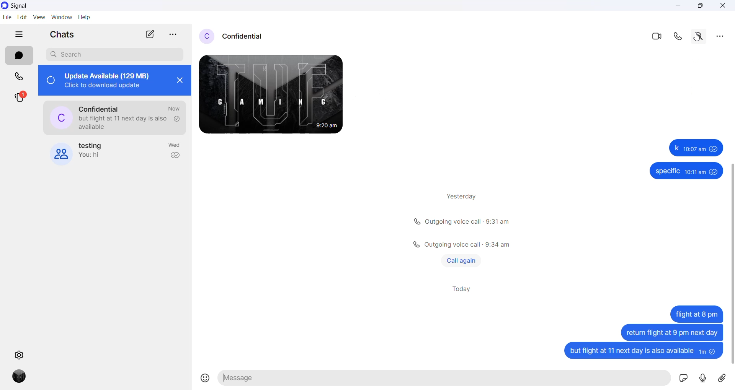 The height and width of the screenshot is (390, 735). I want to click on profile pictures, so click(61, 117).